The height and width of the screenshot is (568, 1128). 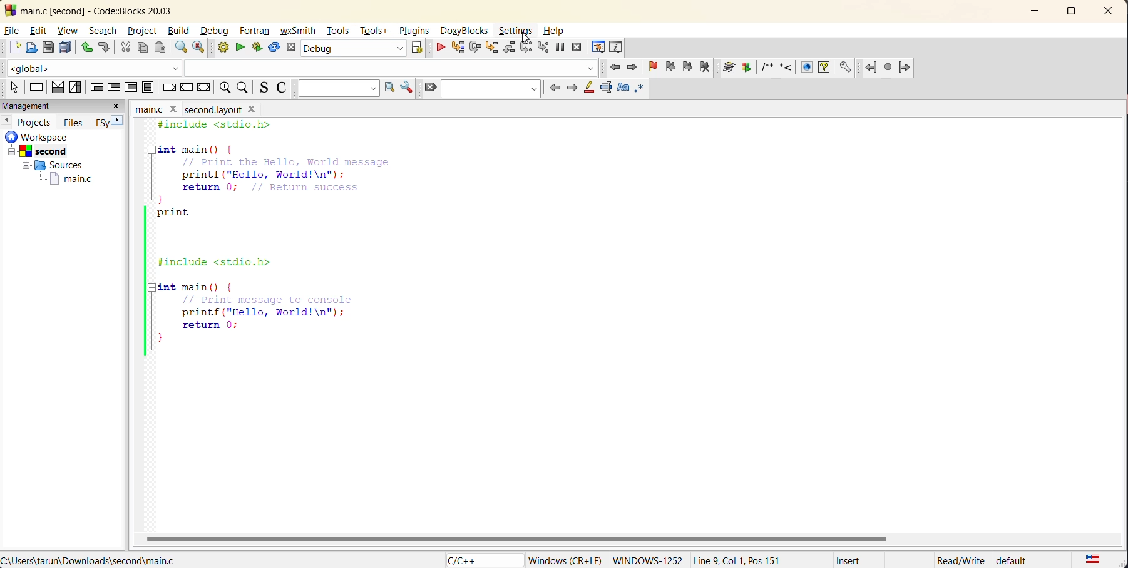 I want to click on doxyblocks reference, so click(x=790, y=69).